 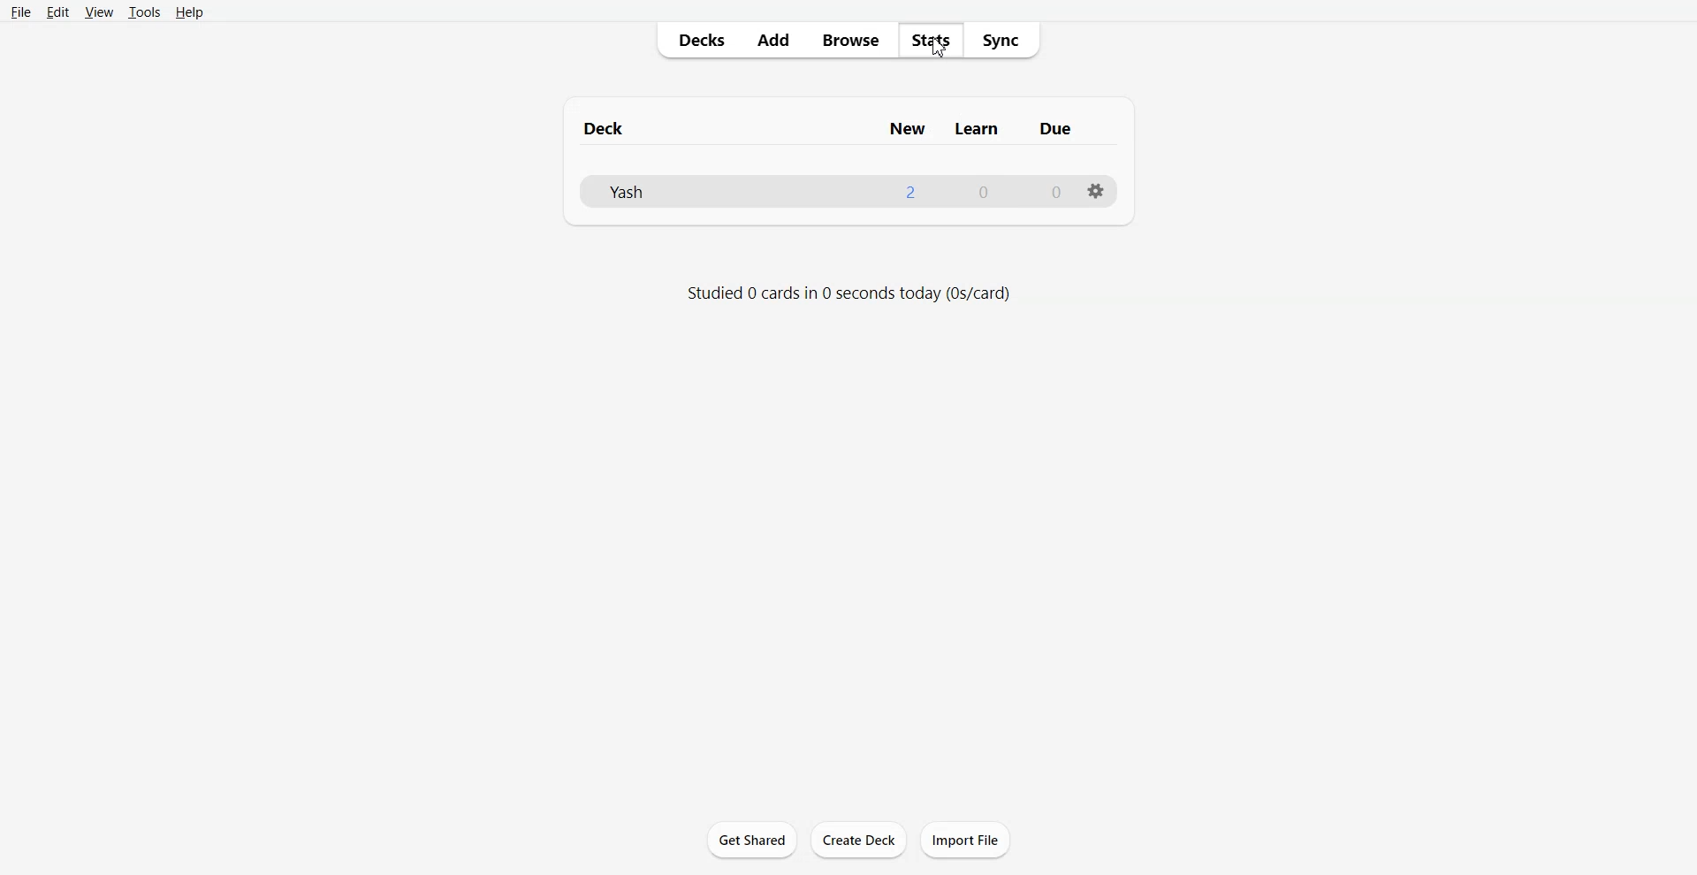 I want to click on cursor, so click(x=939, y=54).